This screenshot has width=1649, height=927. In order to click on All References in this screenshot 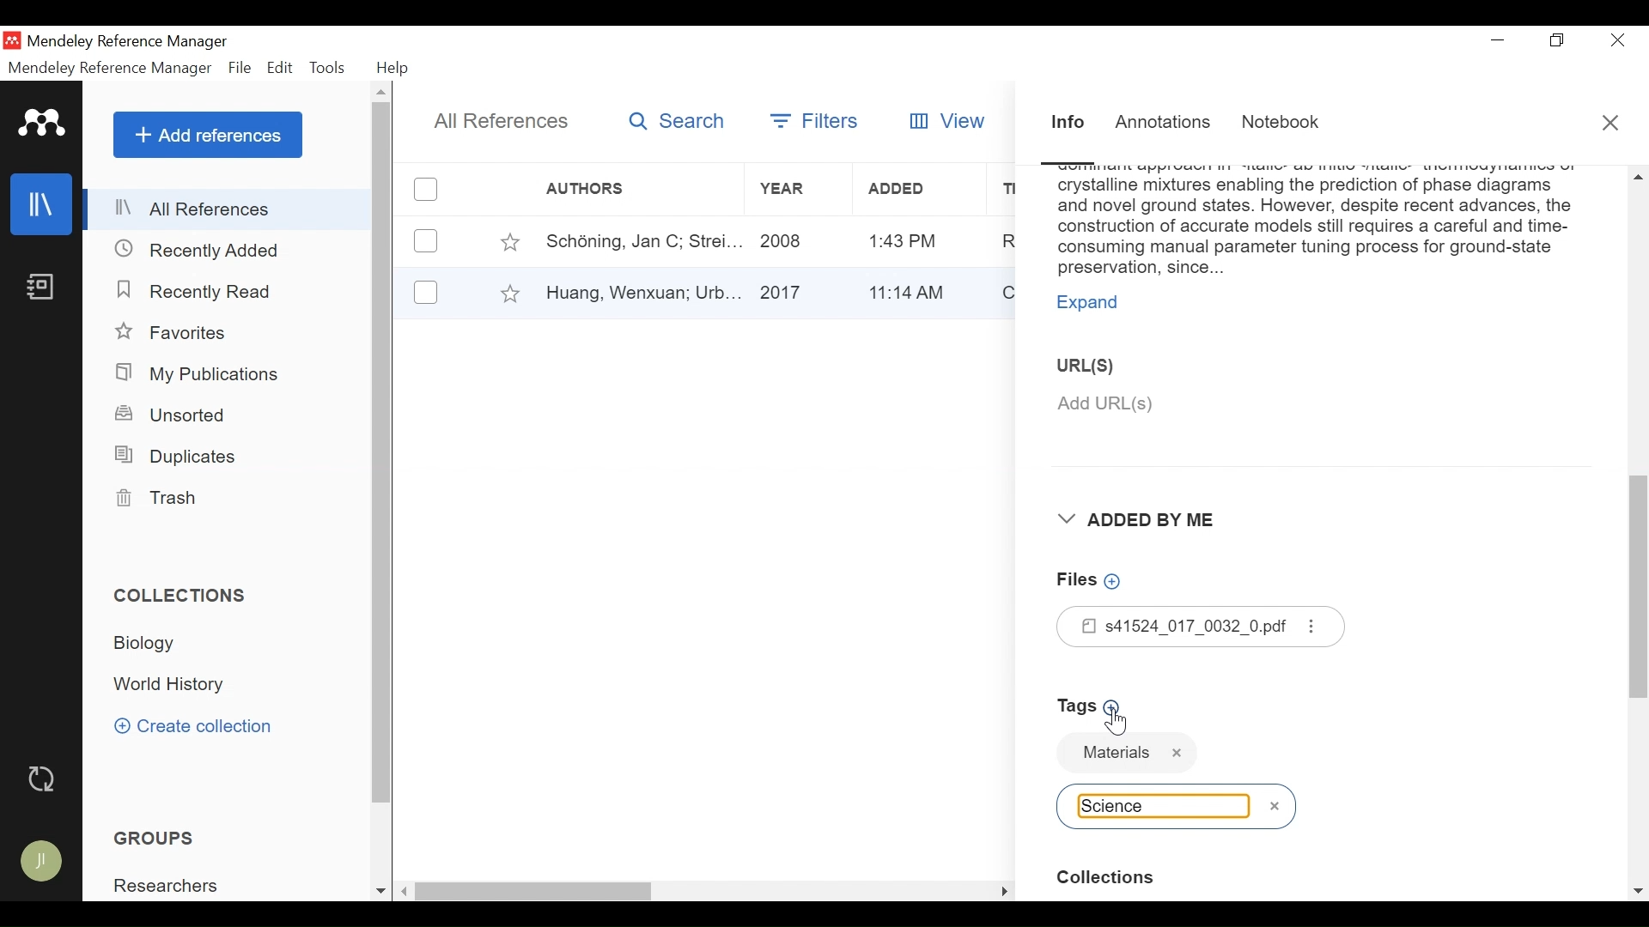, I will do `click(229, 209)`.